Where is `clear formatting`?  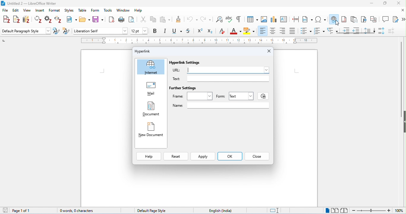 clear formatting is located at coordinates (222, 31).